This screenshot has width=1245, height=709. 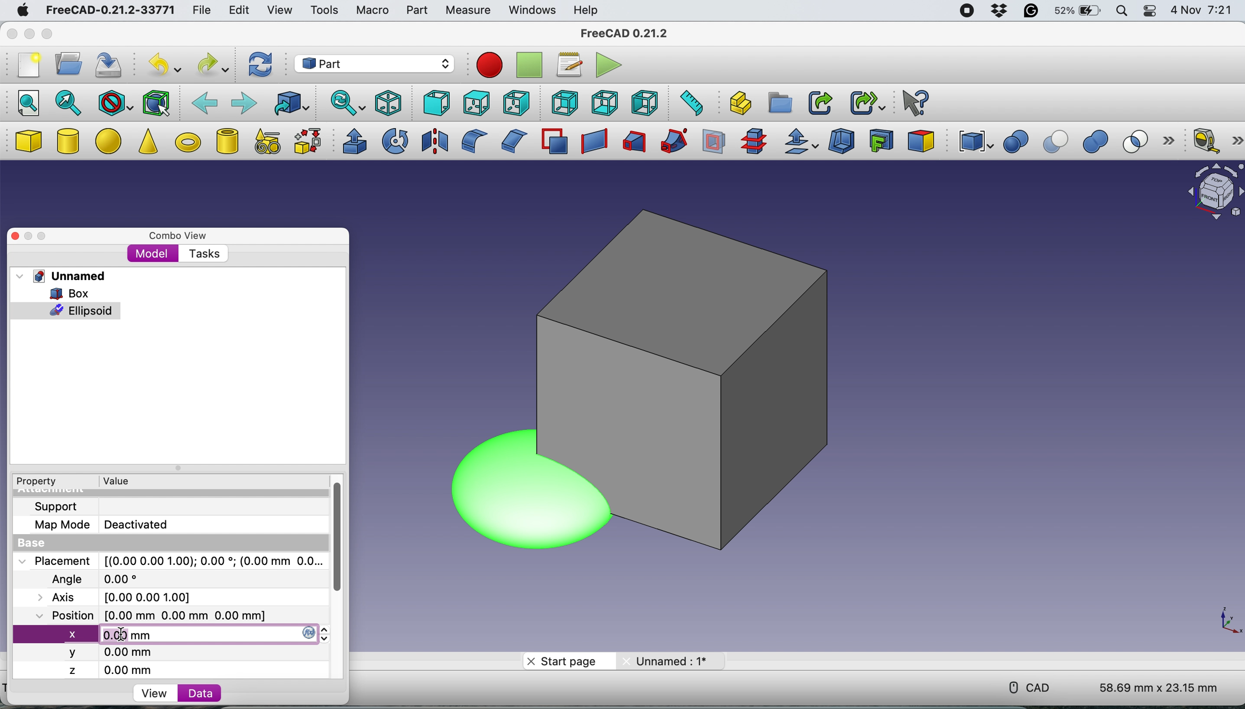 What do you see at coordinates (974, 142) in the screenshot?
I see `compound tools` at bounding box center [974, 142].